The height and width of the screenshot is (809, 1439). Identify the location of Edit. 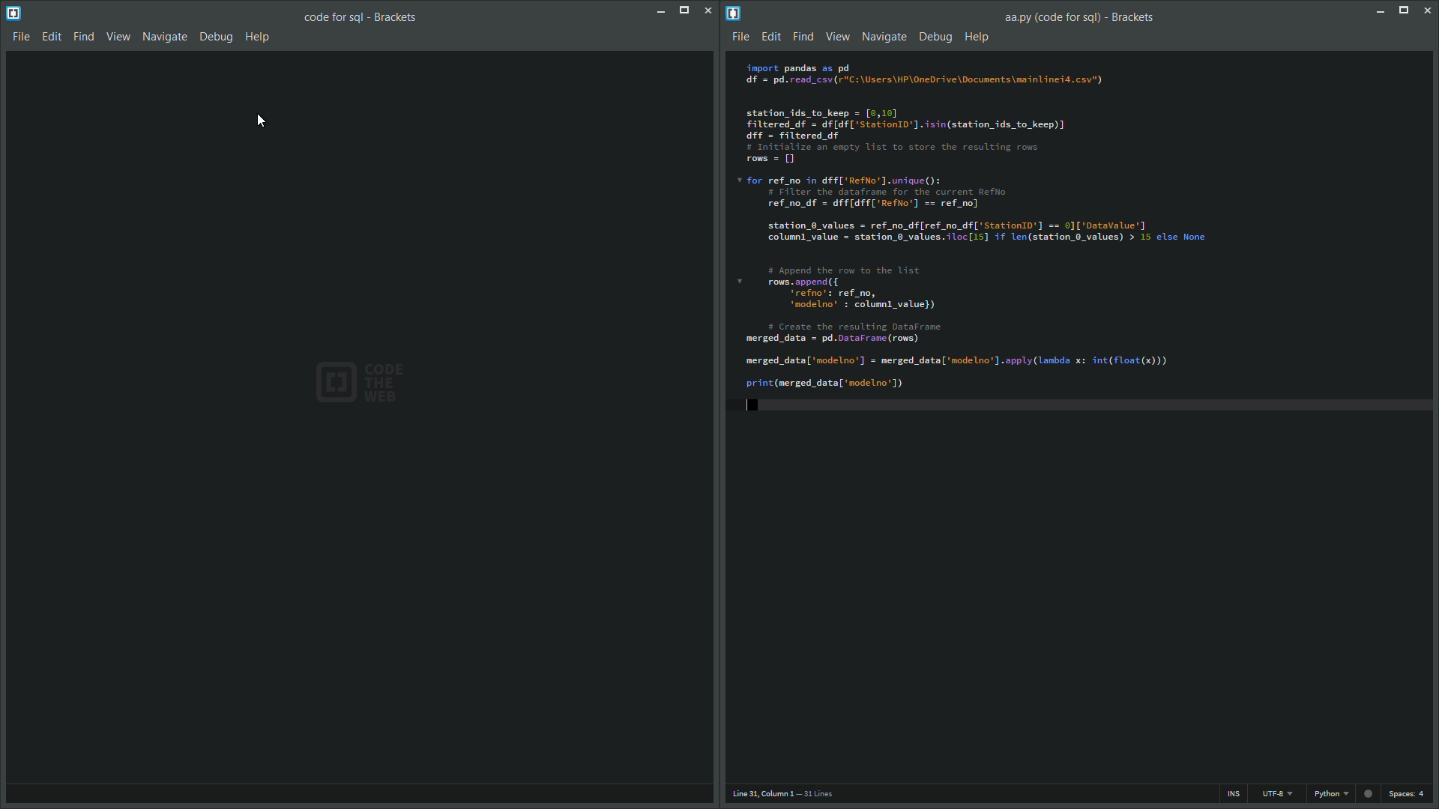
(54, 35).